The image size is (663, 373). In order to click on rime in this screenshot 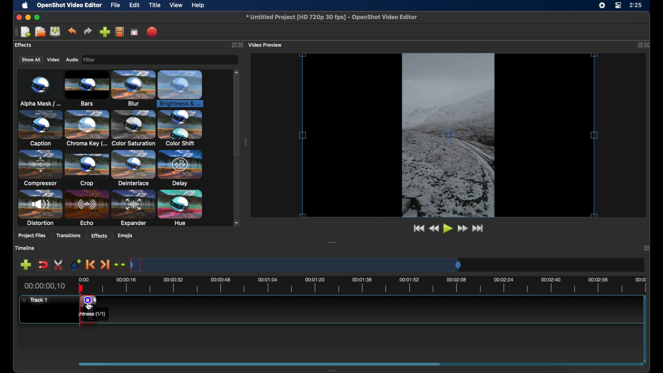, I will do `click(636, 6)`.